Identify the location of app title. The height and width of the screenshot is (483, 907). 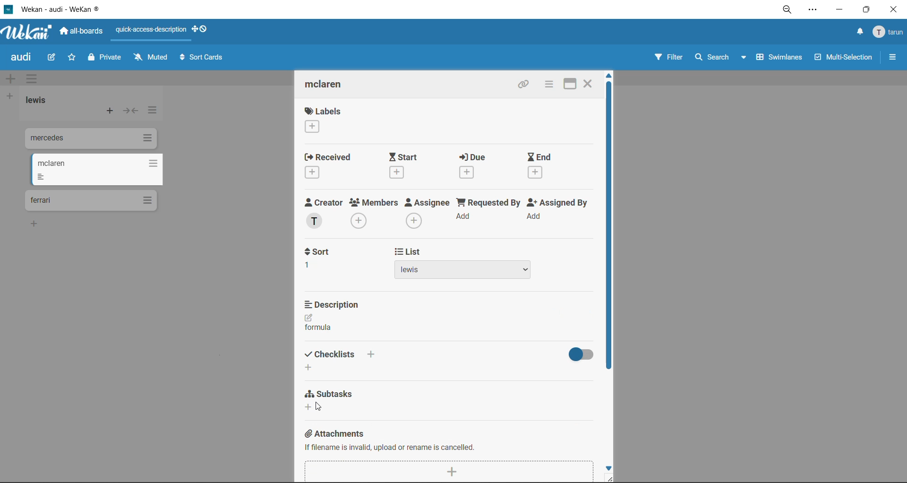
(54, 9).